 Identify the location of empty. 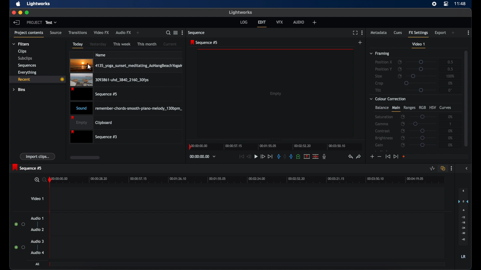
(91, 122).